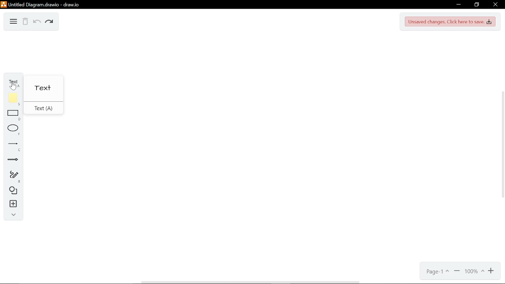 The image size is (505, 284). Describe the element at coordinates (11, 205) in the screenshot. I see `Insert` at that location.